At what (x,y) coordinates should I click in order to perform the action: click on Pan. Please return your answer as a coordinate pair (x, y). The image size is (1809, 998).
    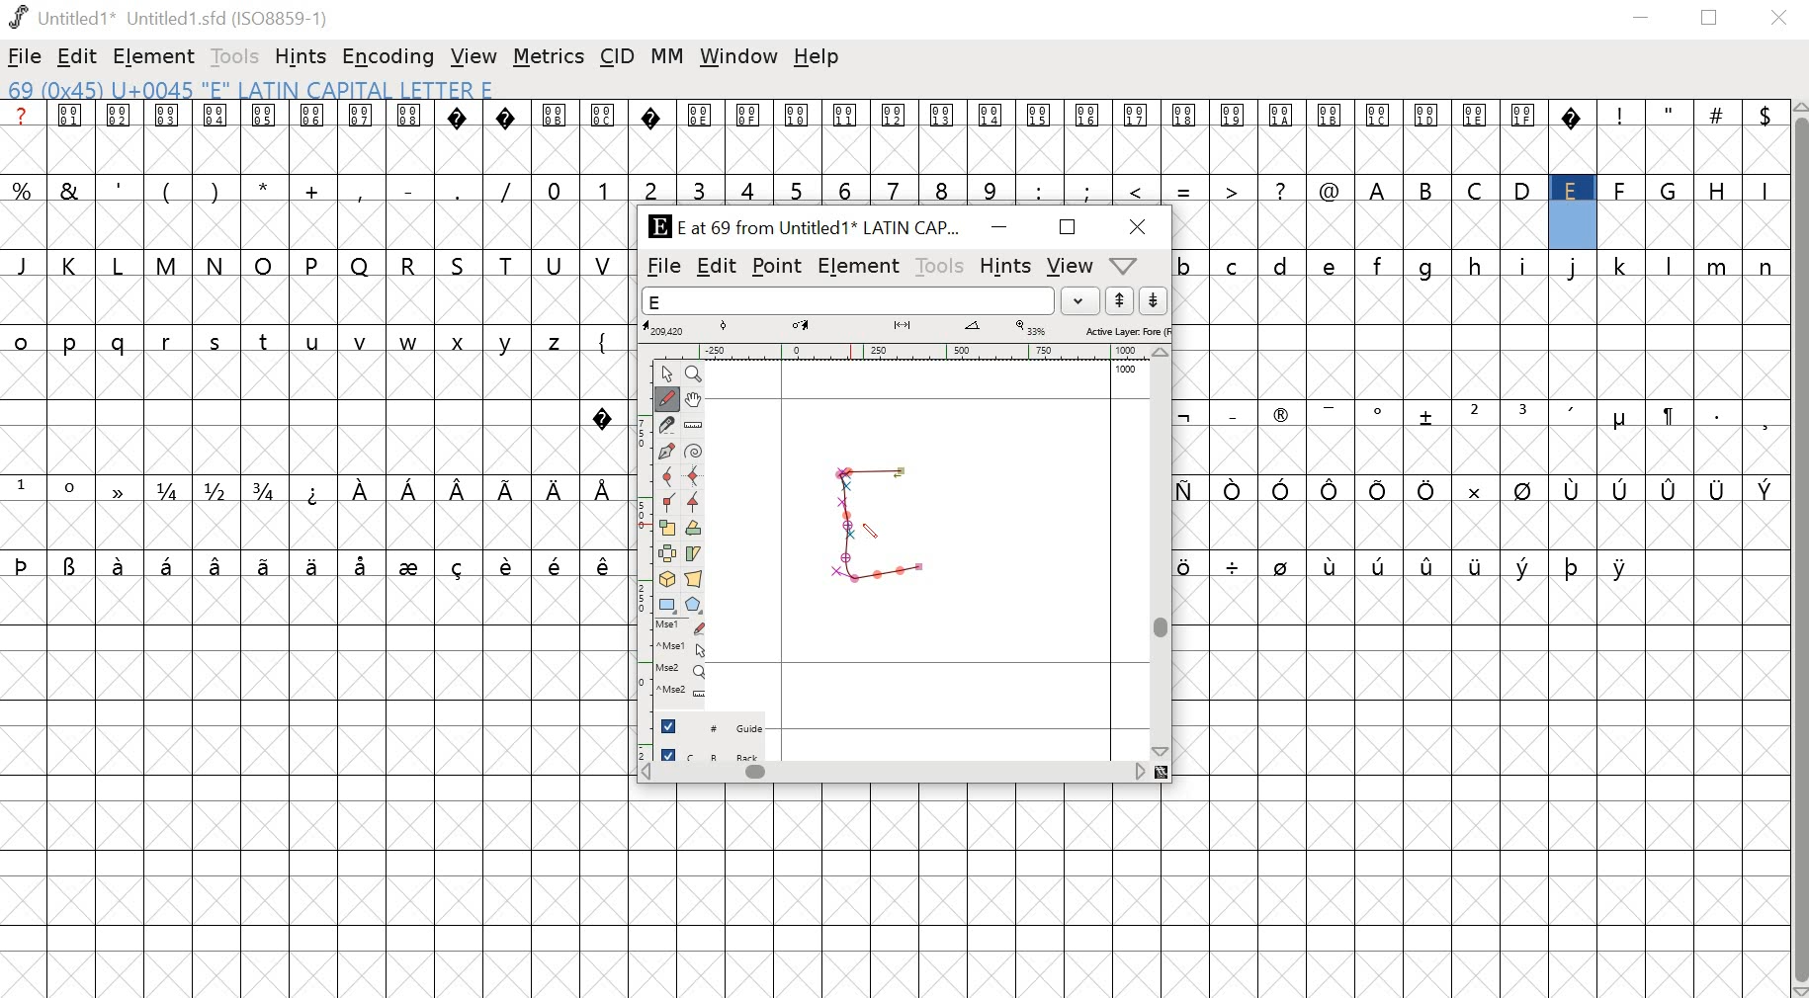
    Looking at the image, I should click on (697, 399).